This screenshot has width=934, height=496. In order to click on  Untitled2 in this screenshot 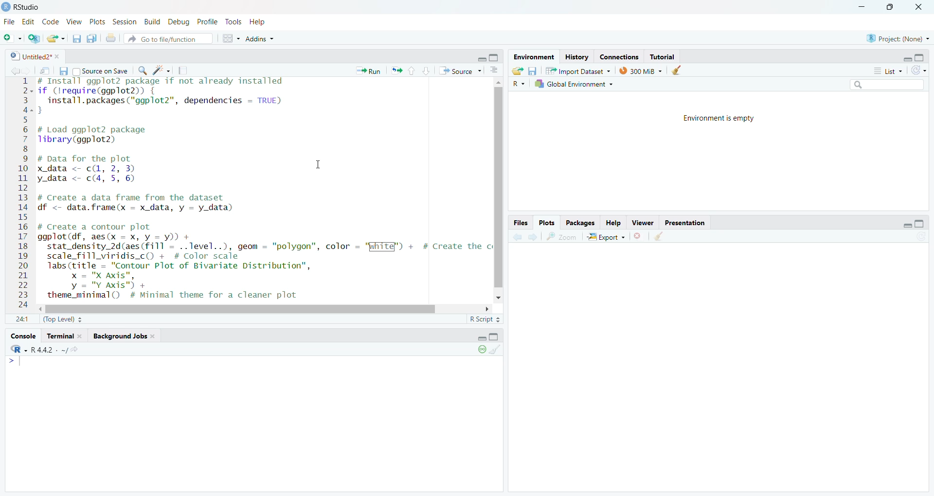, I will do `click(37, 57)`.